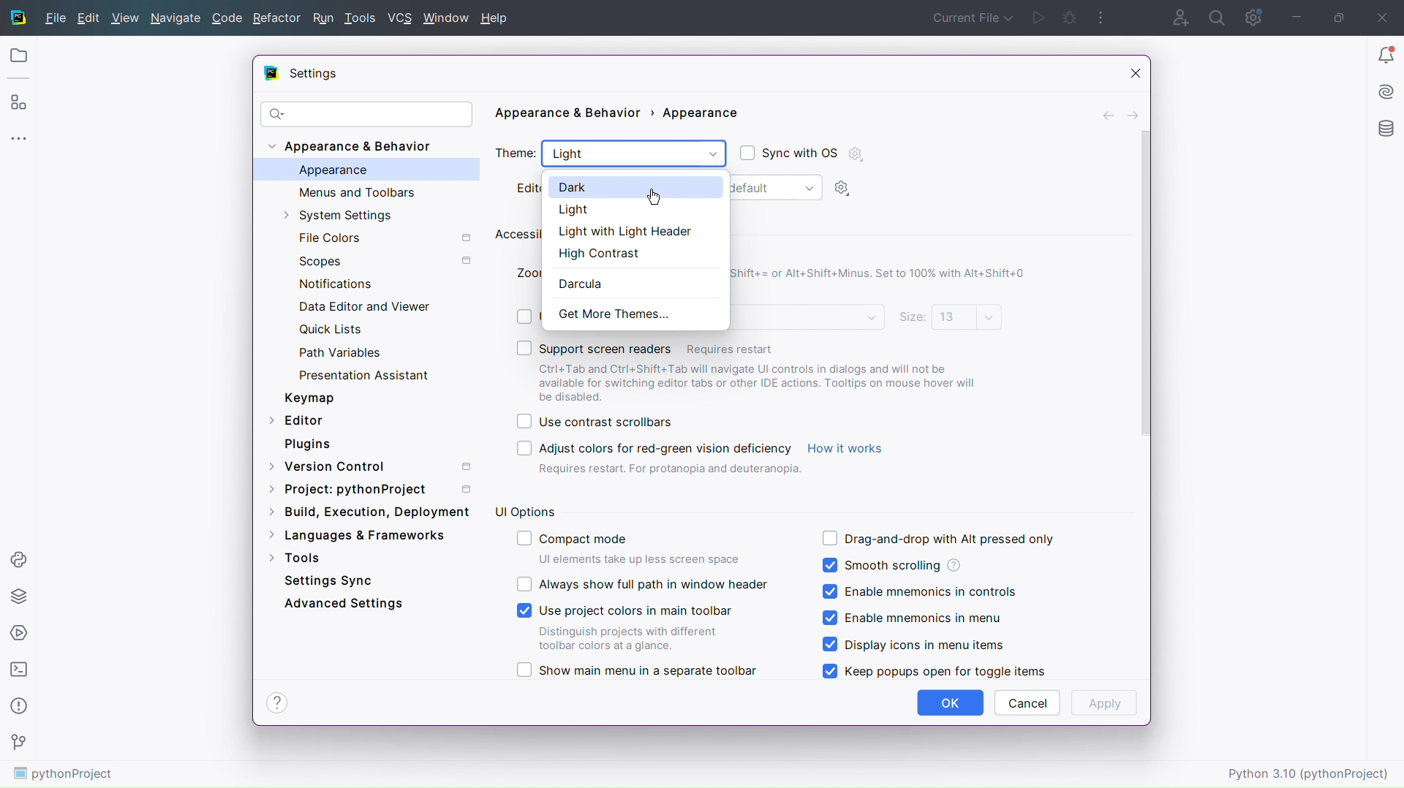 This screenshot has height=788, width=1404. I want to click on Notifications, so click(332, 282).